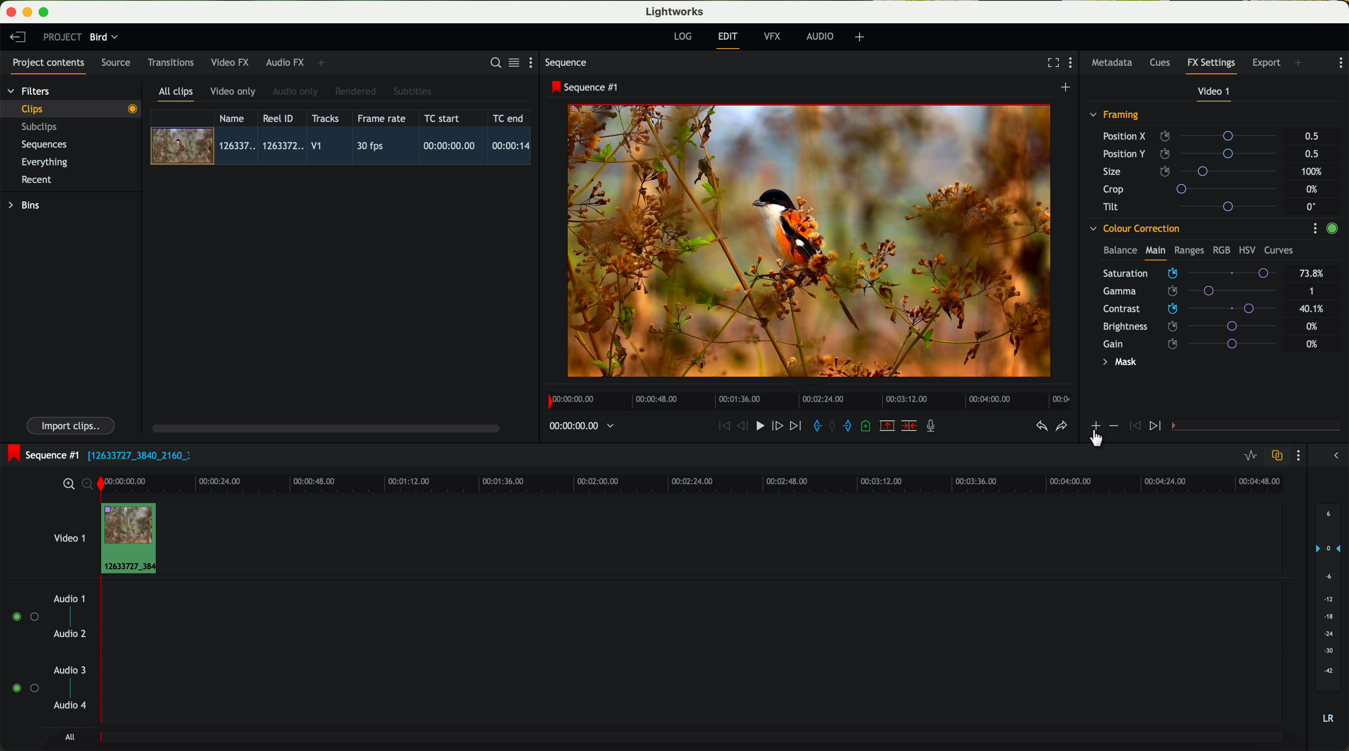  What do you see at coordinates (42, 128) in the screenshot?
I see `subclips` at bounding box center [42, 128].